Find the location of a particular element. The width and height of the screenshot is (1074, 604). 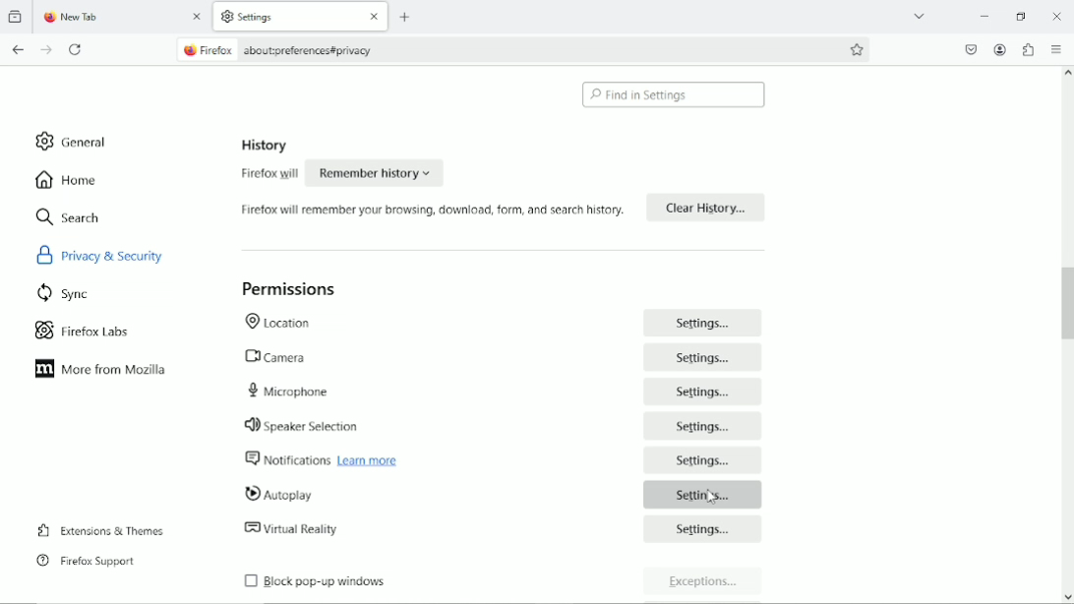

speaker selection is located at coordinates (363, 425).